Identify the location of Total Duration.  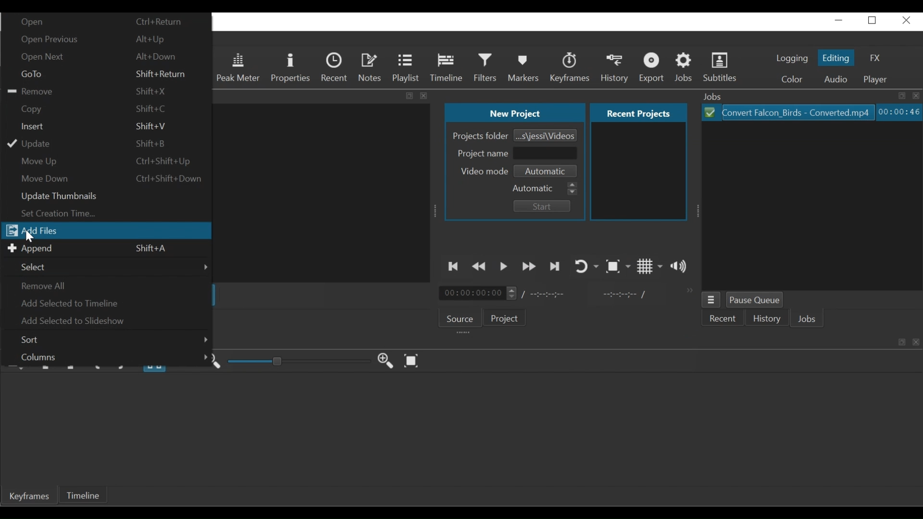
(546, 296).